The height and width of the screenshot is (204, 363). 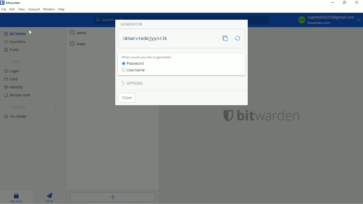 What do you see at coordinates (133, 83) in the screenshot?
I see `Options` at bounding box center [133, 83].